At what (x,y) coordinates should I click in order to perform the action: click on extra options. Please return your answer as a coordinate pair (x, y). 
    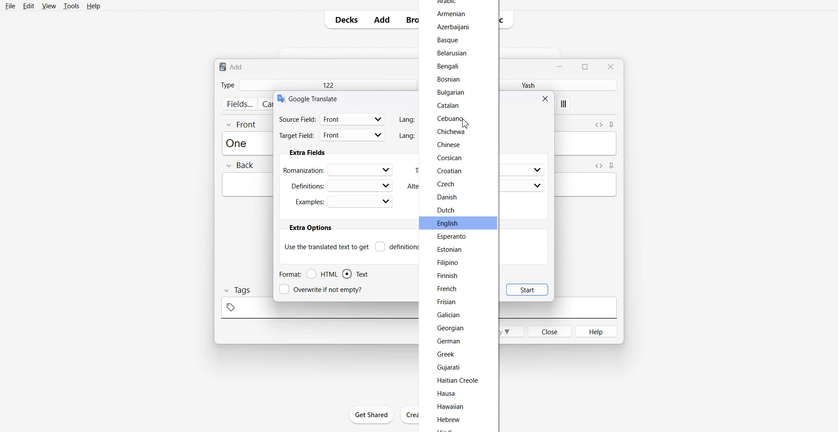
    Looking at the image, I should click on (310, 228).